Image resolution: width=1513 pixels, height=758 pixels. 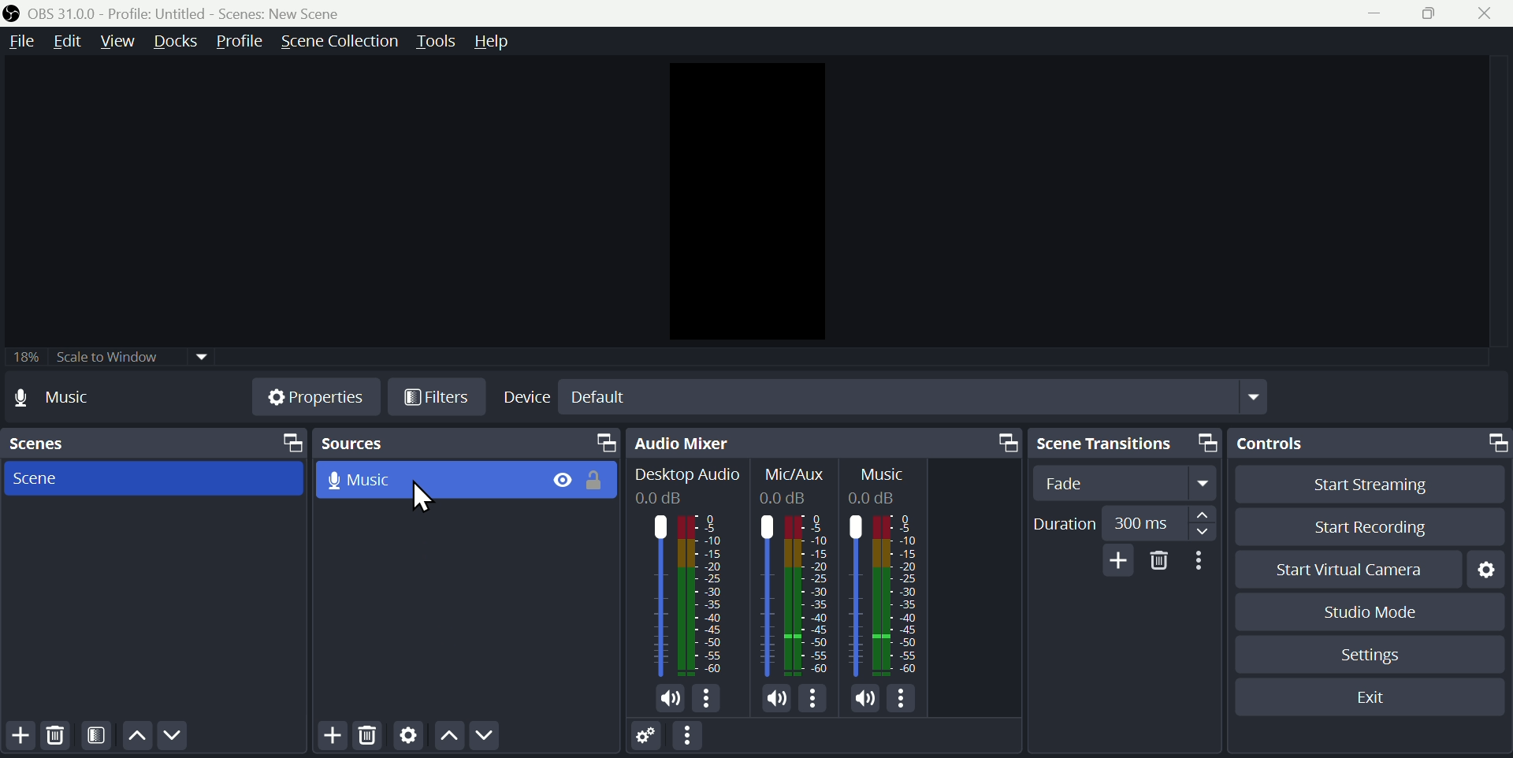 I want to click on close, so click(x=1489, y=12).